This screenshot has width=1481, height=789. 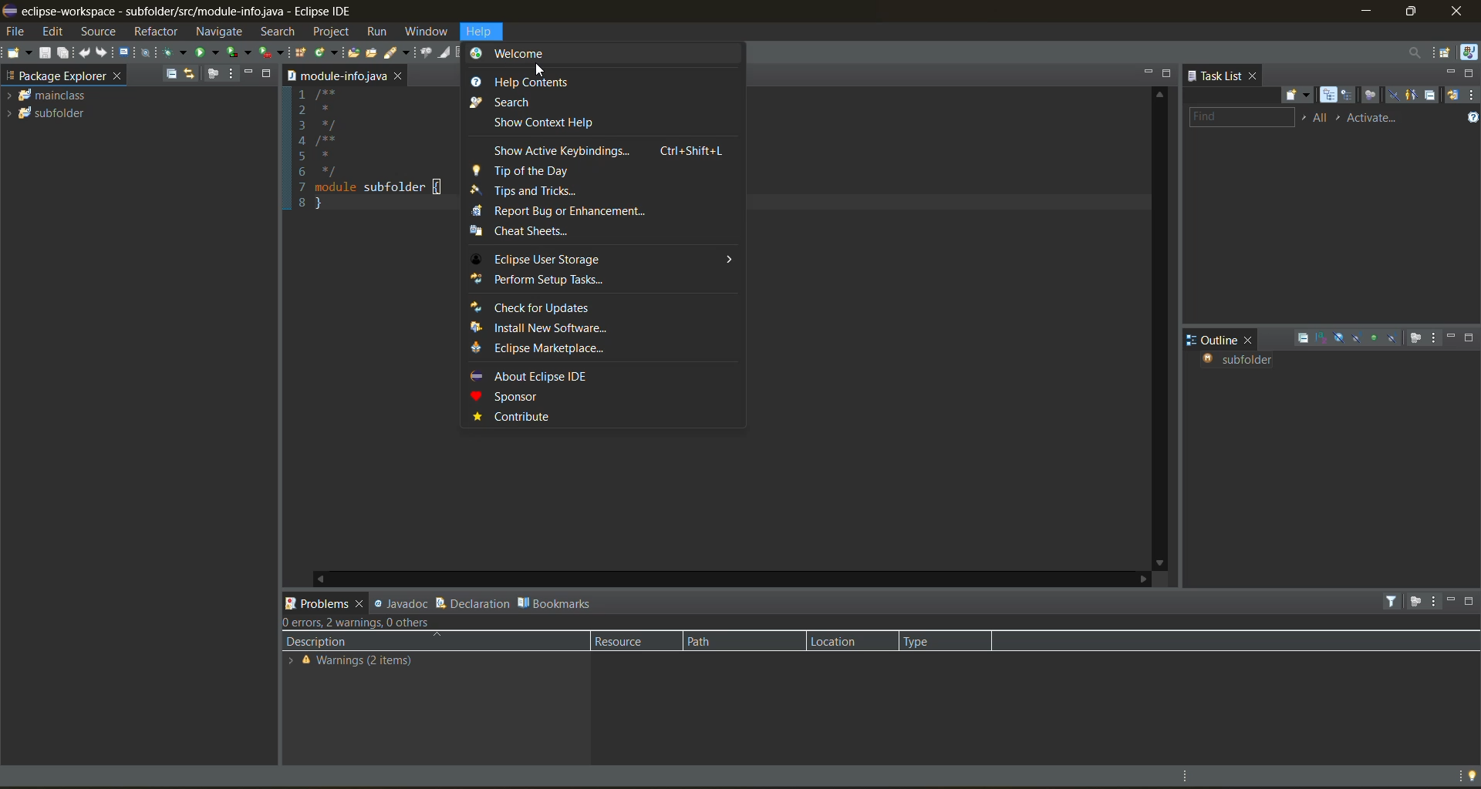 I want to click on undo, so click(x=86, y=52).